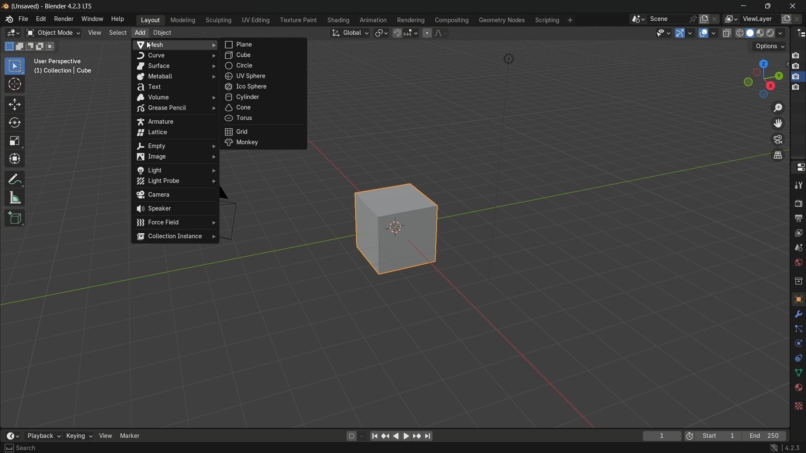  I want to click on particle, so click(798, 330).